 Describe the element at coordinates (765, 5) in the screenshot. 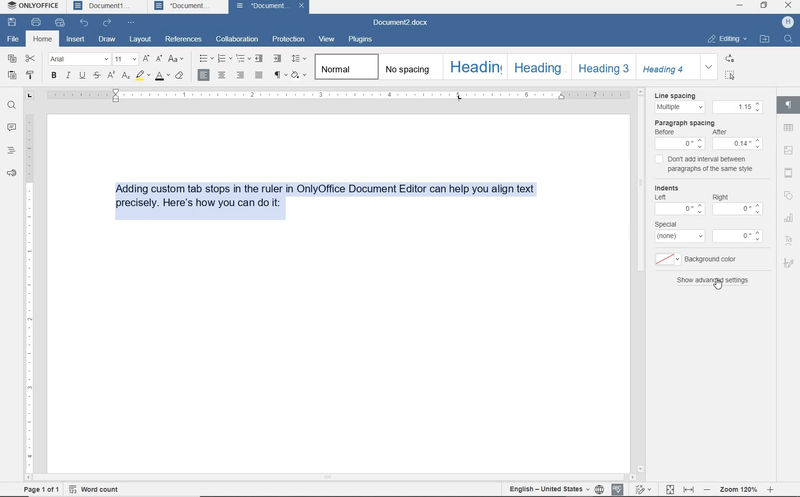

I see `restore down` at that location.